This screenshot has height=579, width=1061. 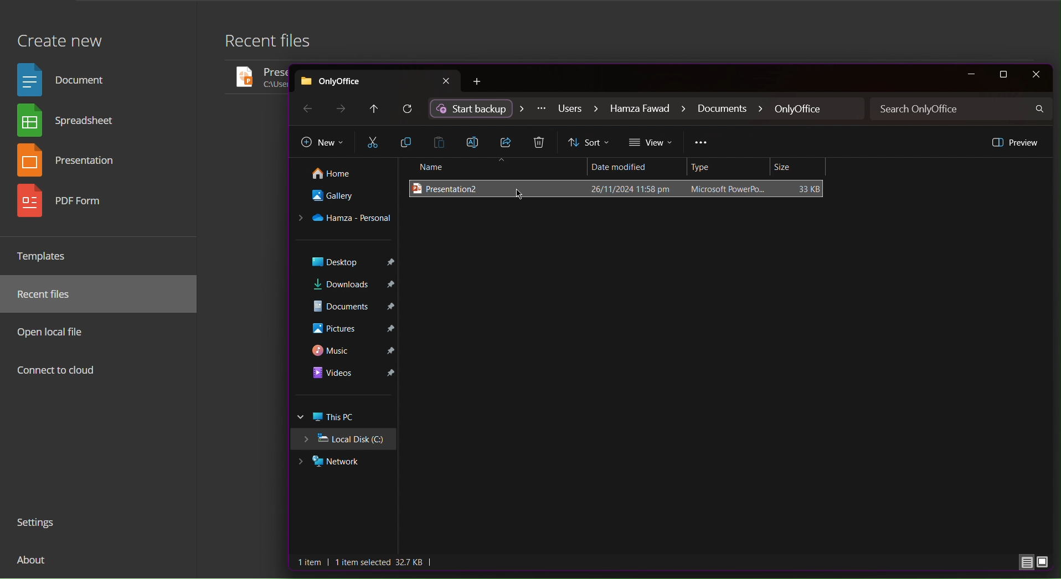 What do you see at coordinates (520, 198) in the screenshot?
I see `cursor` at bounding box center [520, 198].